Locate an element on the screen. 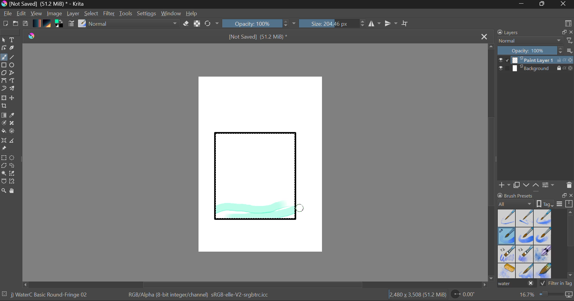 This screenshot has height=301, width=574. View is located at coordinates (36, 13).